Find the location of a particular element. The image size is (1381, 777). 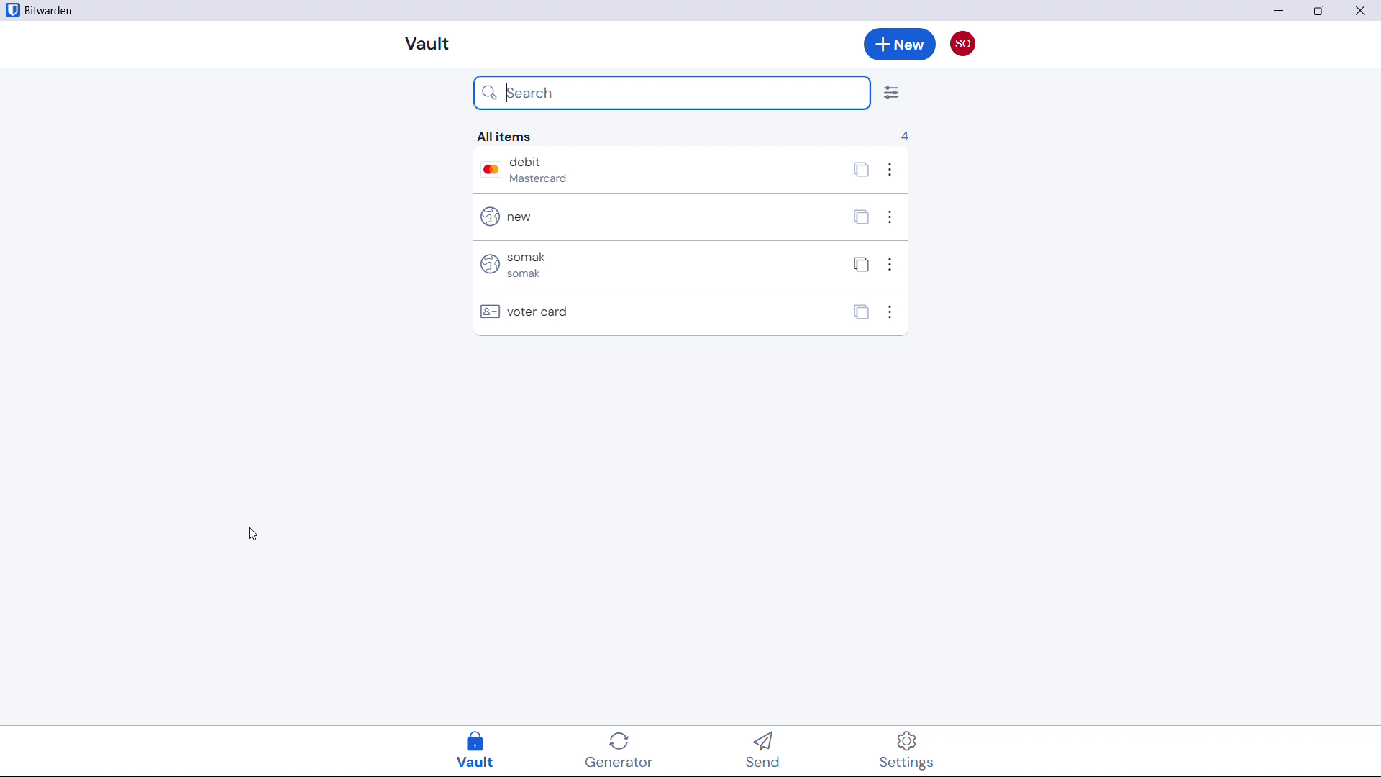

vault  is located at coordinates (486, 749).